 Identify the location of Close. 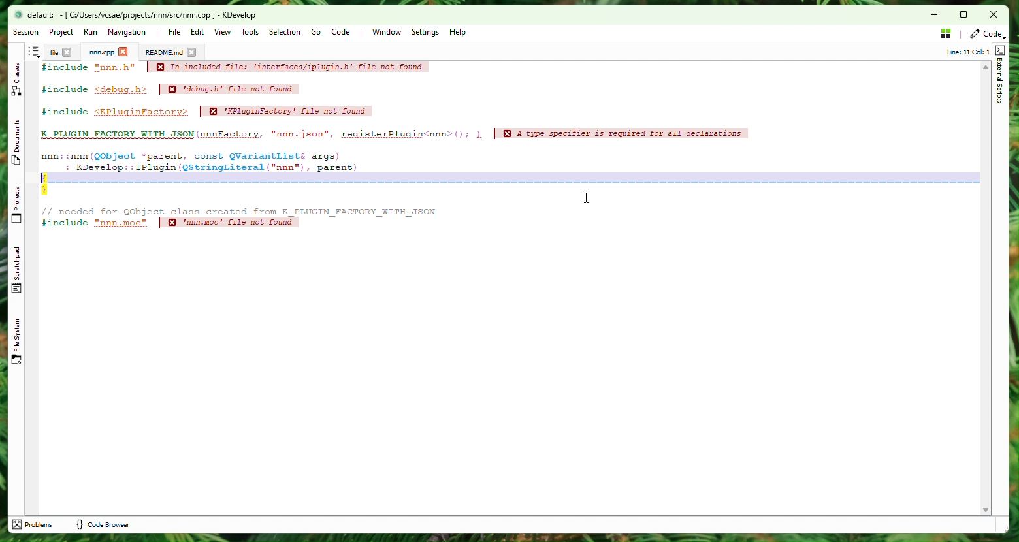
(995, 15).